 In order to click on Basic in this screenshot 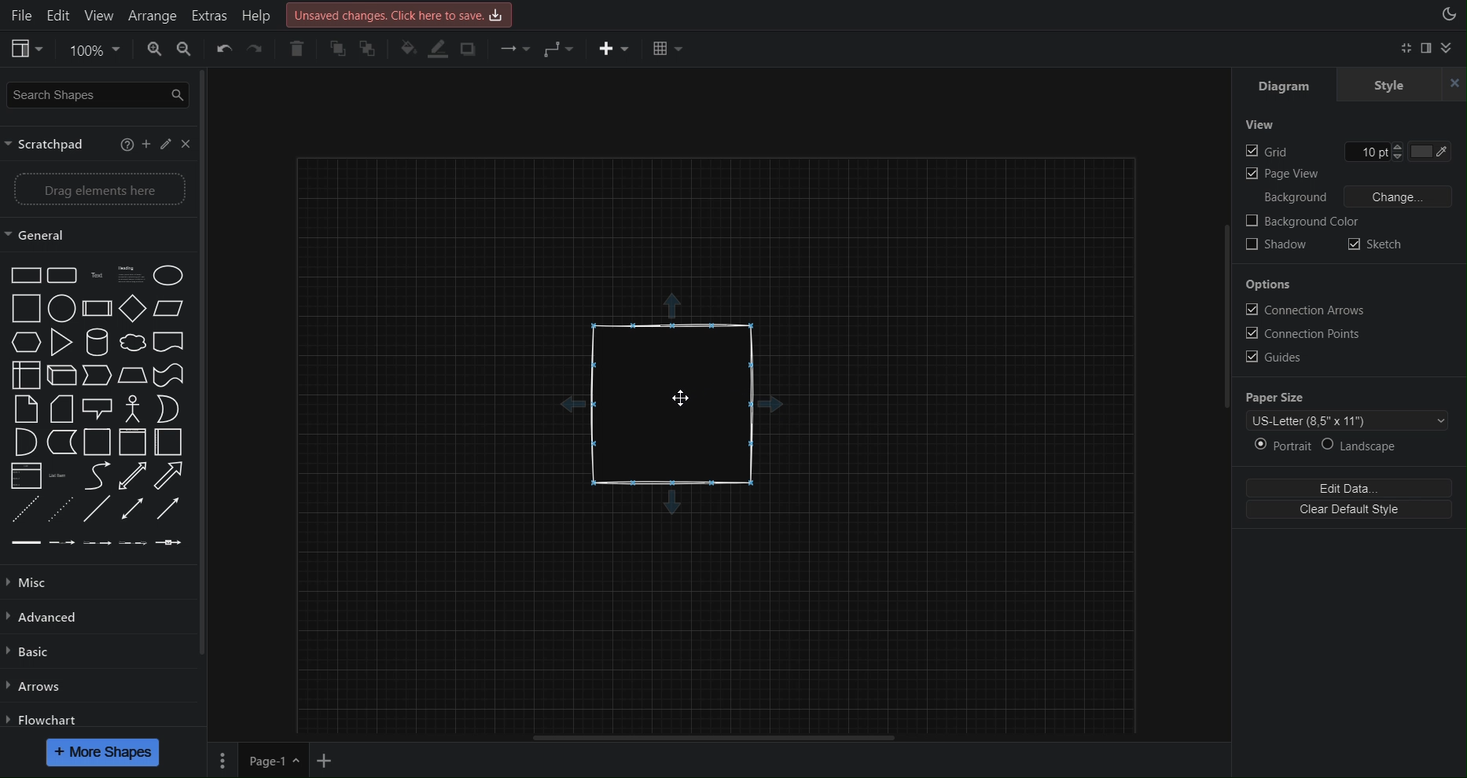, I will do `click(30, 655)`.